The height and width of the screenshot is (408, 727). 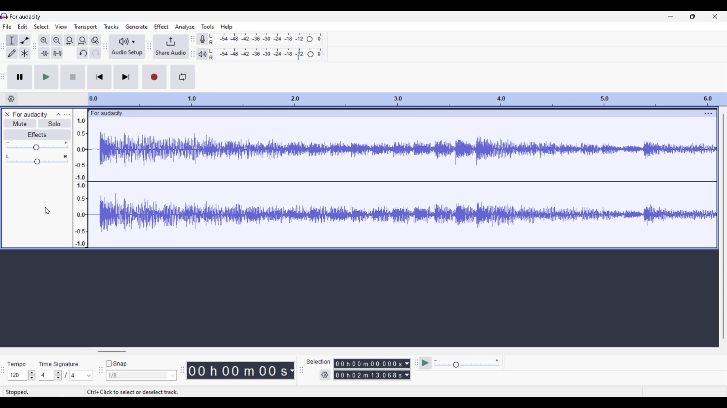 I want to click on Vertical slide bar, so click(x=724, y=227).